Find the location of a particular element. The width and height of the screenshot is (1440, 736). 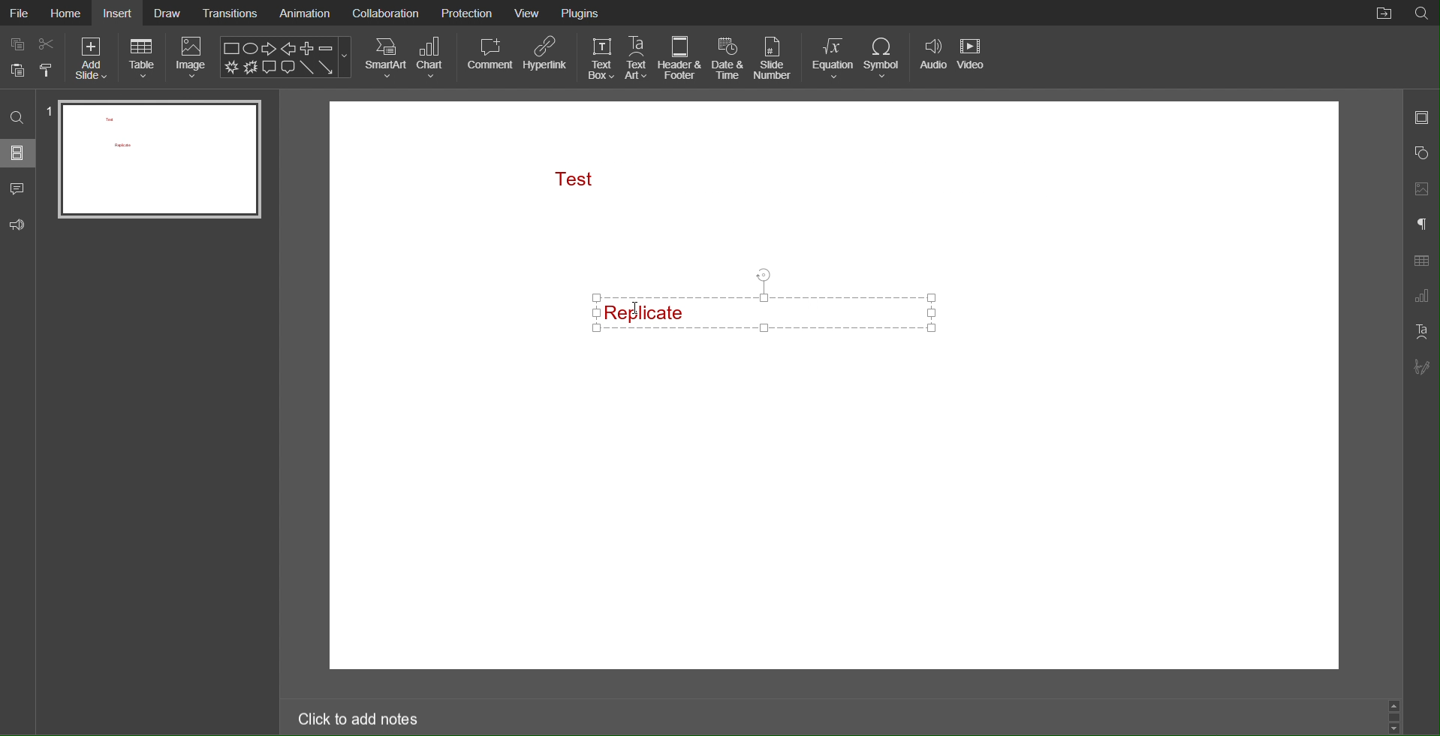

Slide Settings is located at coordinates (1422, 116).